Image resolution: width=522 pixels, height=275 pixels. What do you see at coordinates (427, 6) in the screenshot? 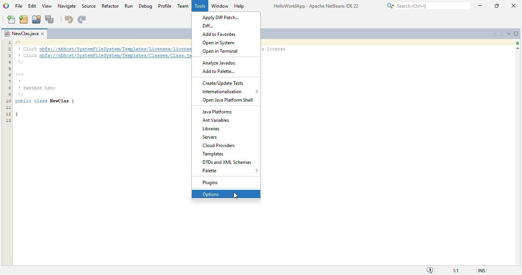
I see `search` at bounding box center [427, 6].